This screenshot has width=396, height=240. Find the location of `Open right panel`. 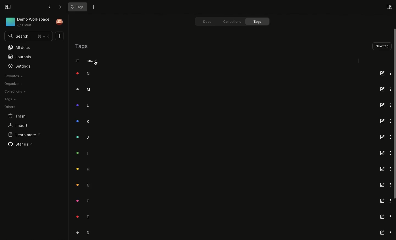

Open right panel is located at coordinates (389, 7).